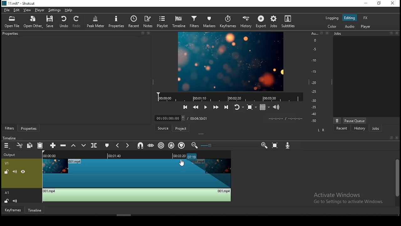  What do you see at coordinates (17, 10) in the screenshot?
I see `edit` at bounding box center [17, 10].